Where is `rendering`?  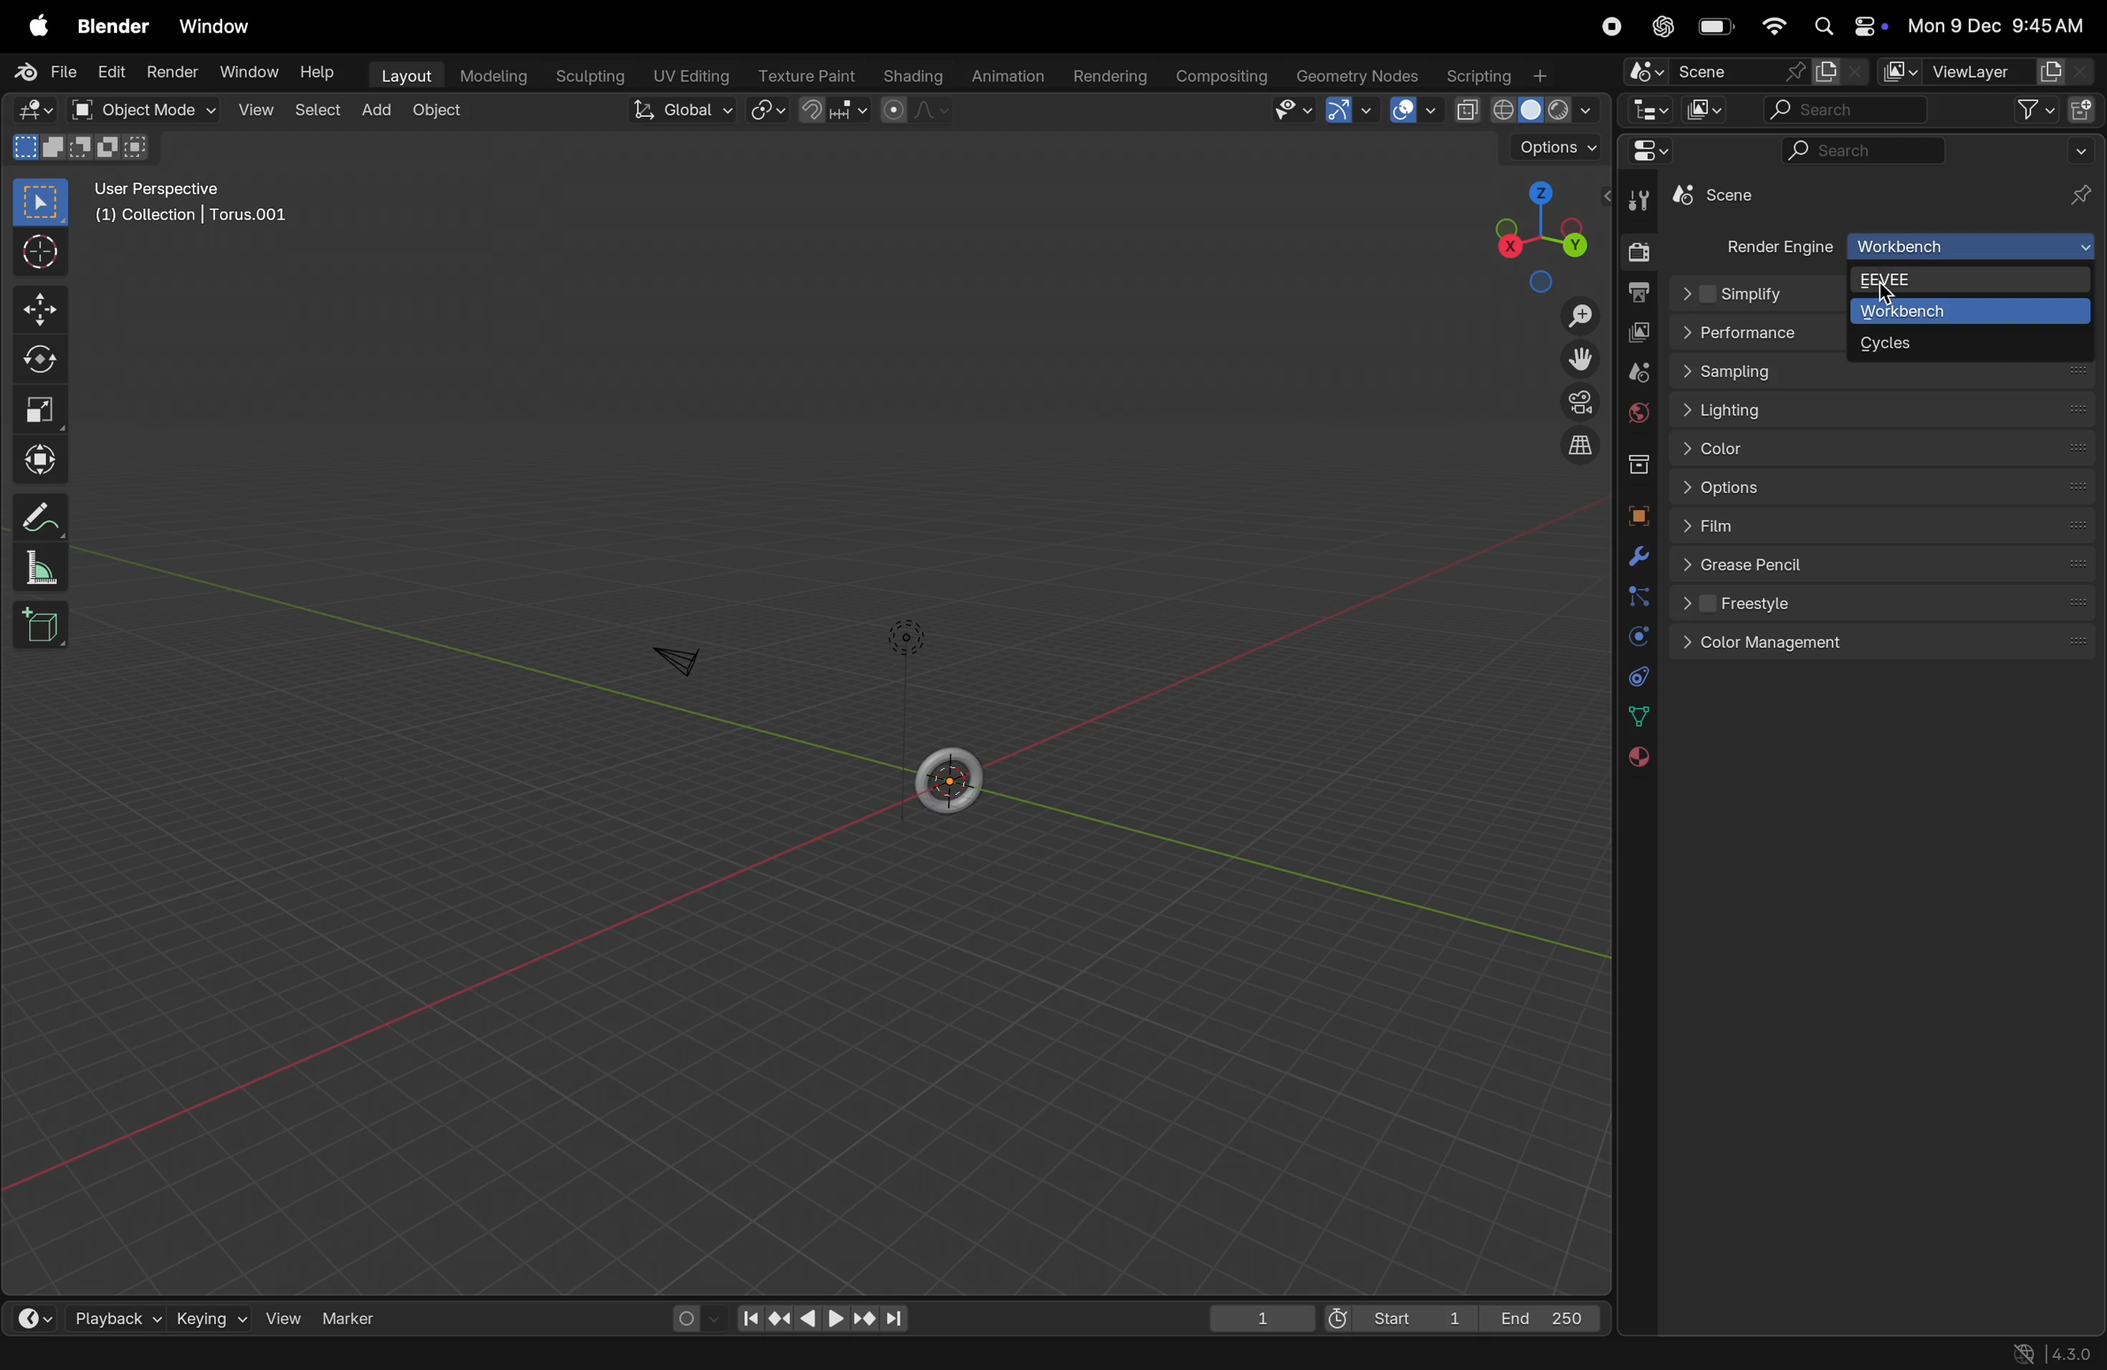 rendering is located at coordinates (1113, 73).